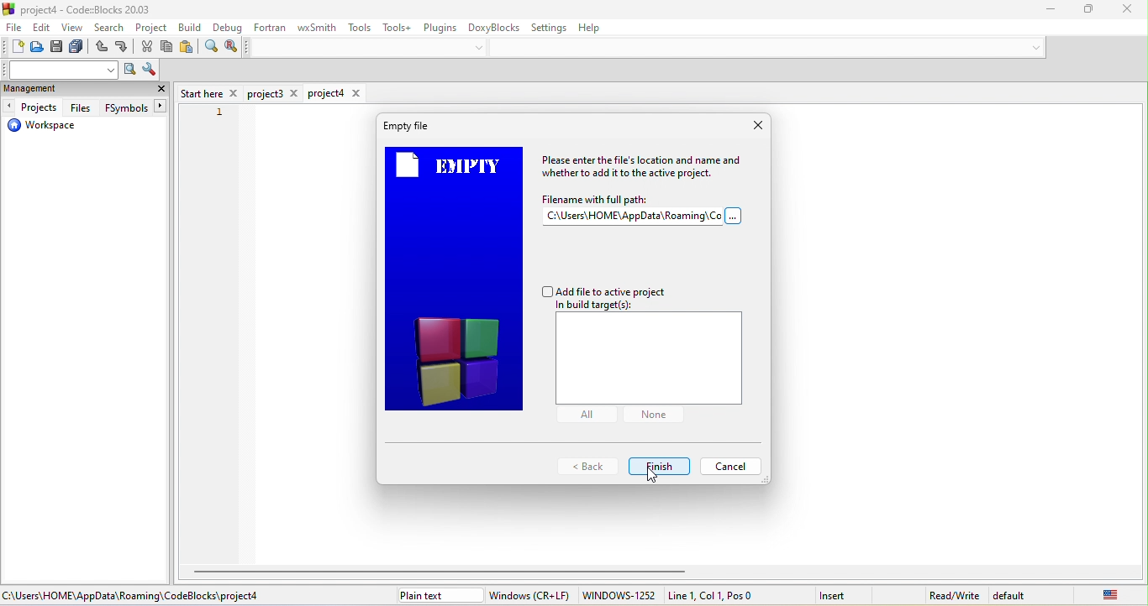 This screenshot has width=1148, height=606. What do you see at coordinates (530, 595) in the screenshot?
I see `window` at bounding box center [530, 595].